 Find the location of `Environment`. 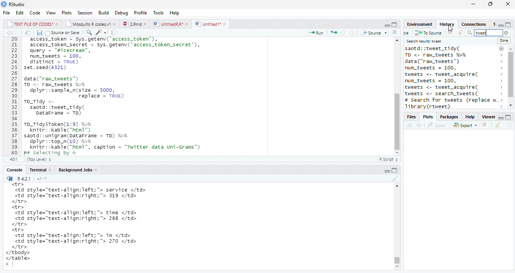

Environment is located at coordinates (420, 24).